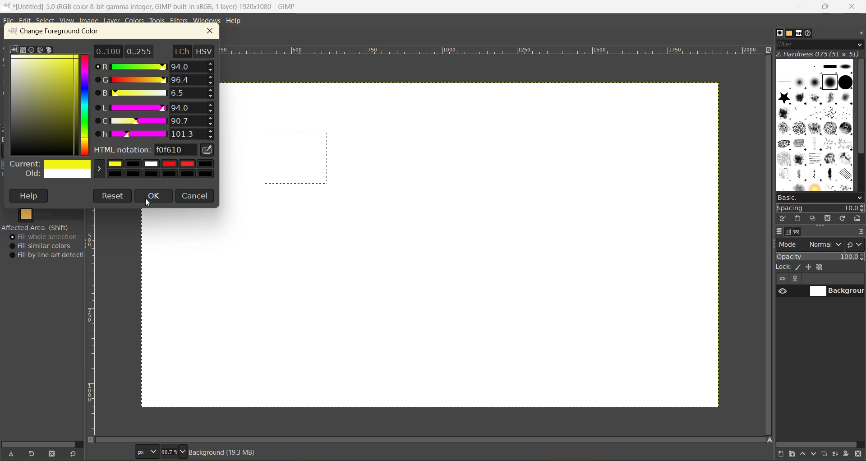 This screenshot has height=461, width=866. Describe the element at coordinates (811, 244) in the screenshot. I see `mode` at that location.